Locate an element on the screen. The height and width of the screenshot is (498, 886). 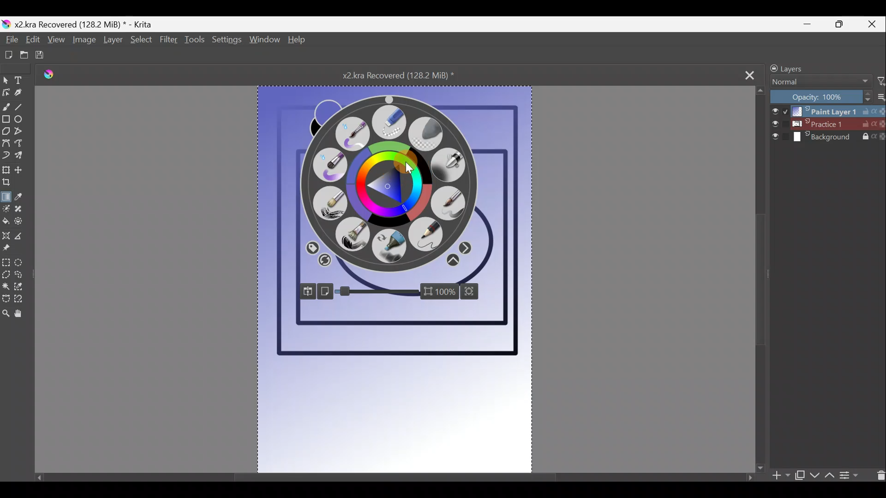
Fill a contiguous area of colour with colour/fill a selection is located at coordinates (6, 223).